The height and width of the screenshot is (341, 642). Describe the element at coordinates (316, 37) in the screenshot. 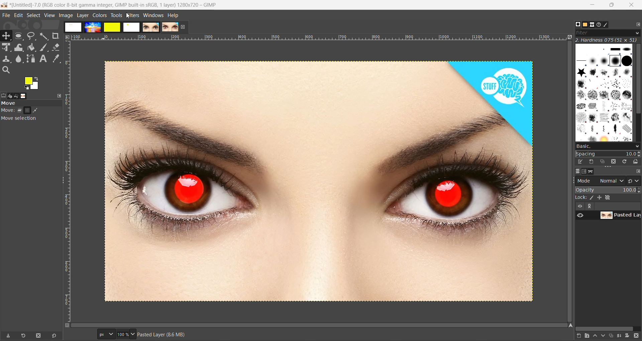

I see `ruler` at that location.